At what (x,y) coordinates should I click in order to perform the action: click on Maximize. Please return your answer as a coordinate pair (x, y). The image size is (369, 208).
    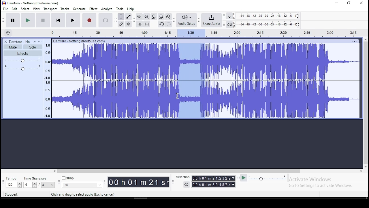
    Looking at the image, I should click on (349, 3).